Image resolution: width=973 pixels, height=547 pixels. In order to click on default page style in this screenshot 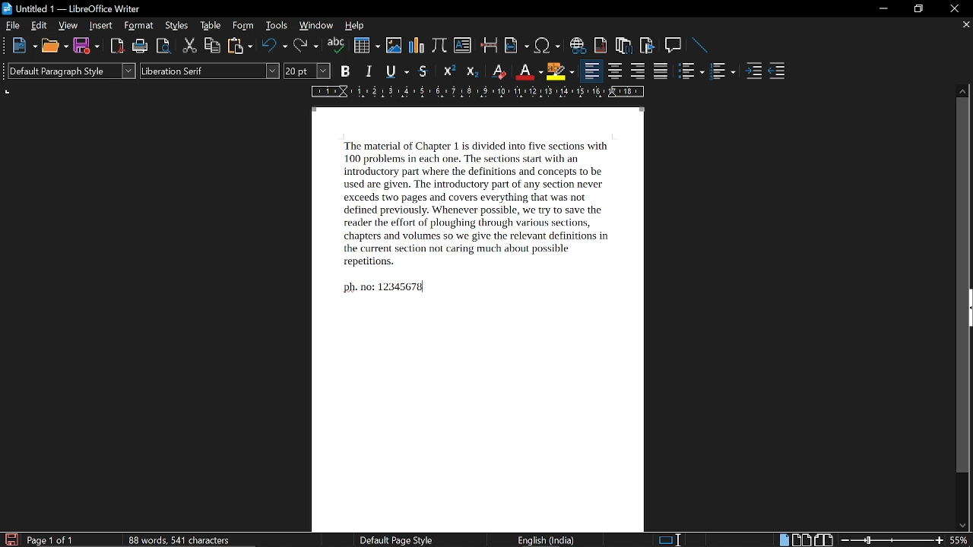, I will do `click(397, 540)`.